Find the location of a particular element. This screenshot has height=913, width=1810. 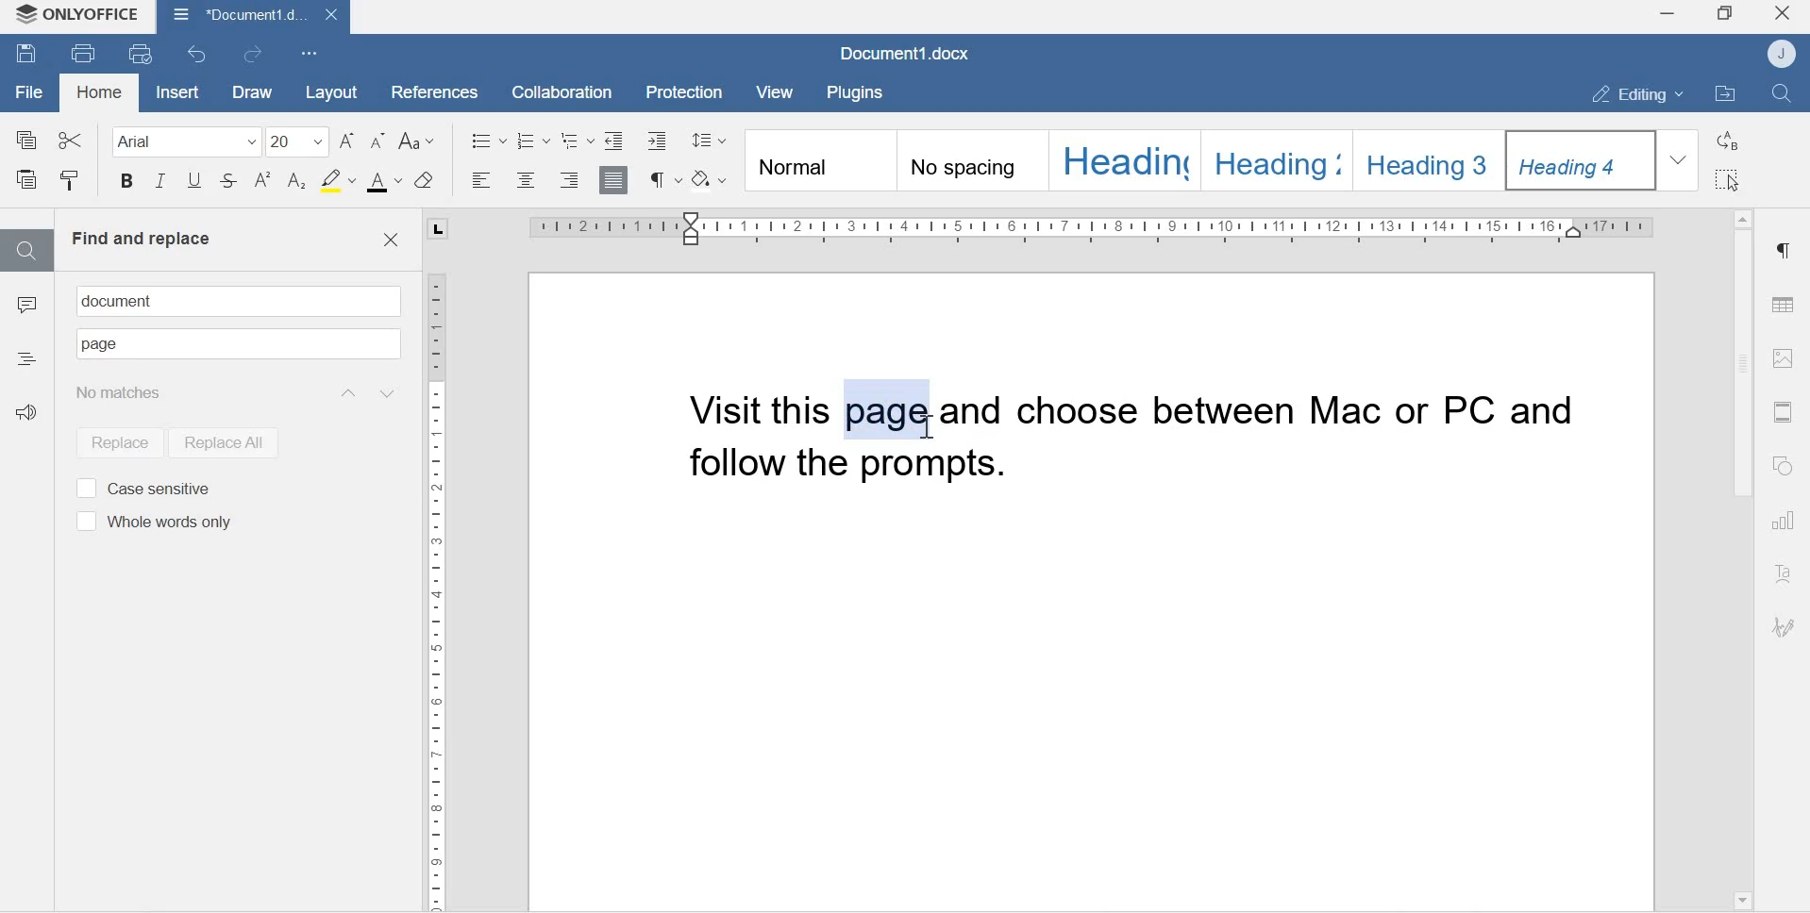

References is located at coordinates (427, 90).